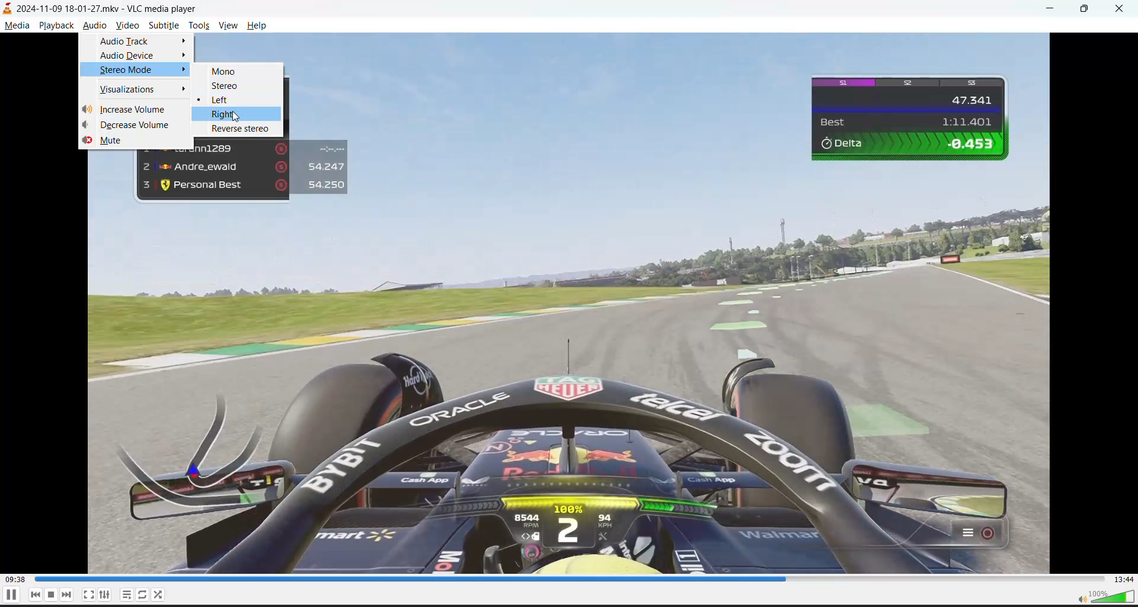  Describe the element at coordinates (228, 87) in the screenshot. I see `stereo` at that location.